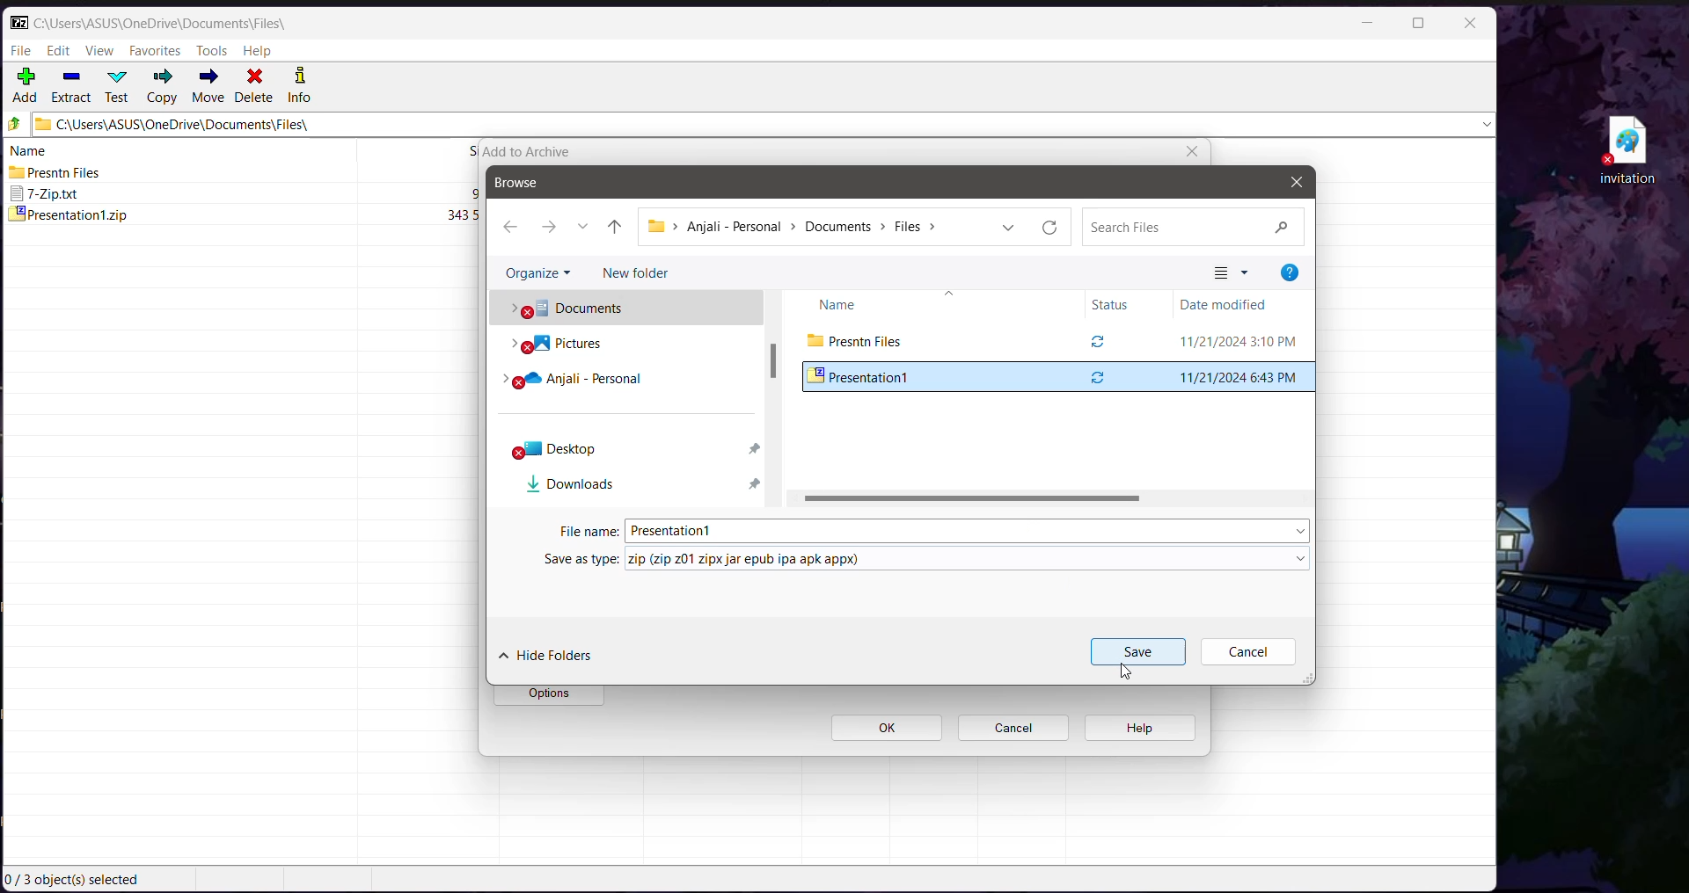  What do you see at coordinates (211, 51) in the screenshot?
I see `Tools` at bounding box center [211, 51].